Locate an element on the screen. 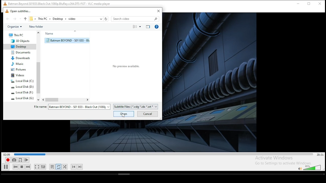 This screenshot has width=326, height=183. this PC is located at coordinates (43, 18).